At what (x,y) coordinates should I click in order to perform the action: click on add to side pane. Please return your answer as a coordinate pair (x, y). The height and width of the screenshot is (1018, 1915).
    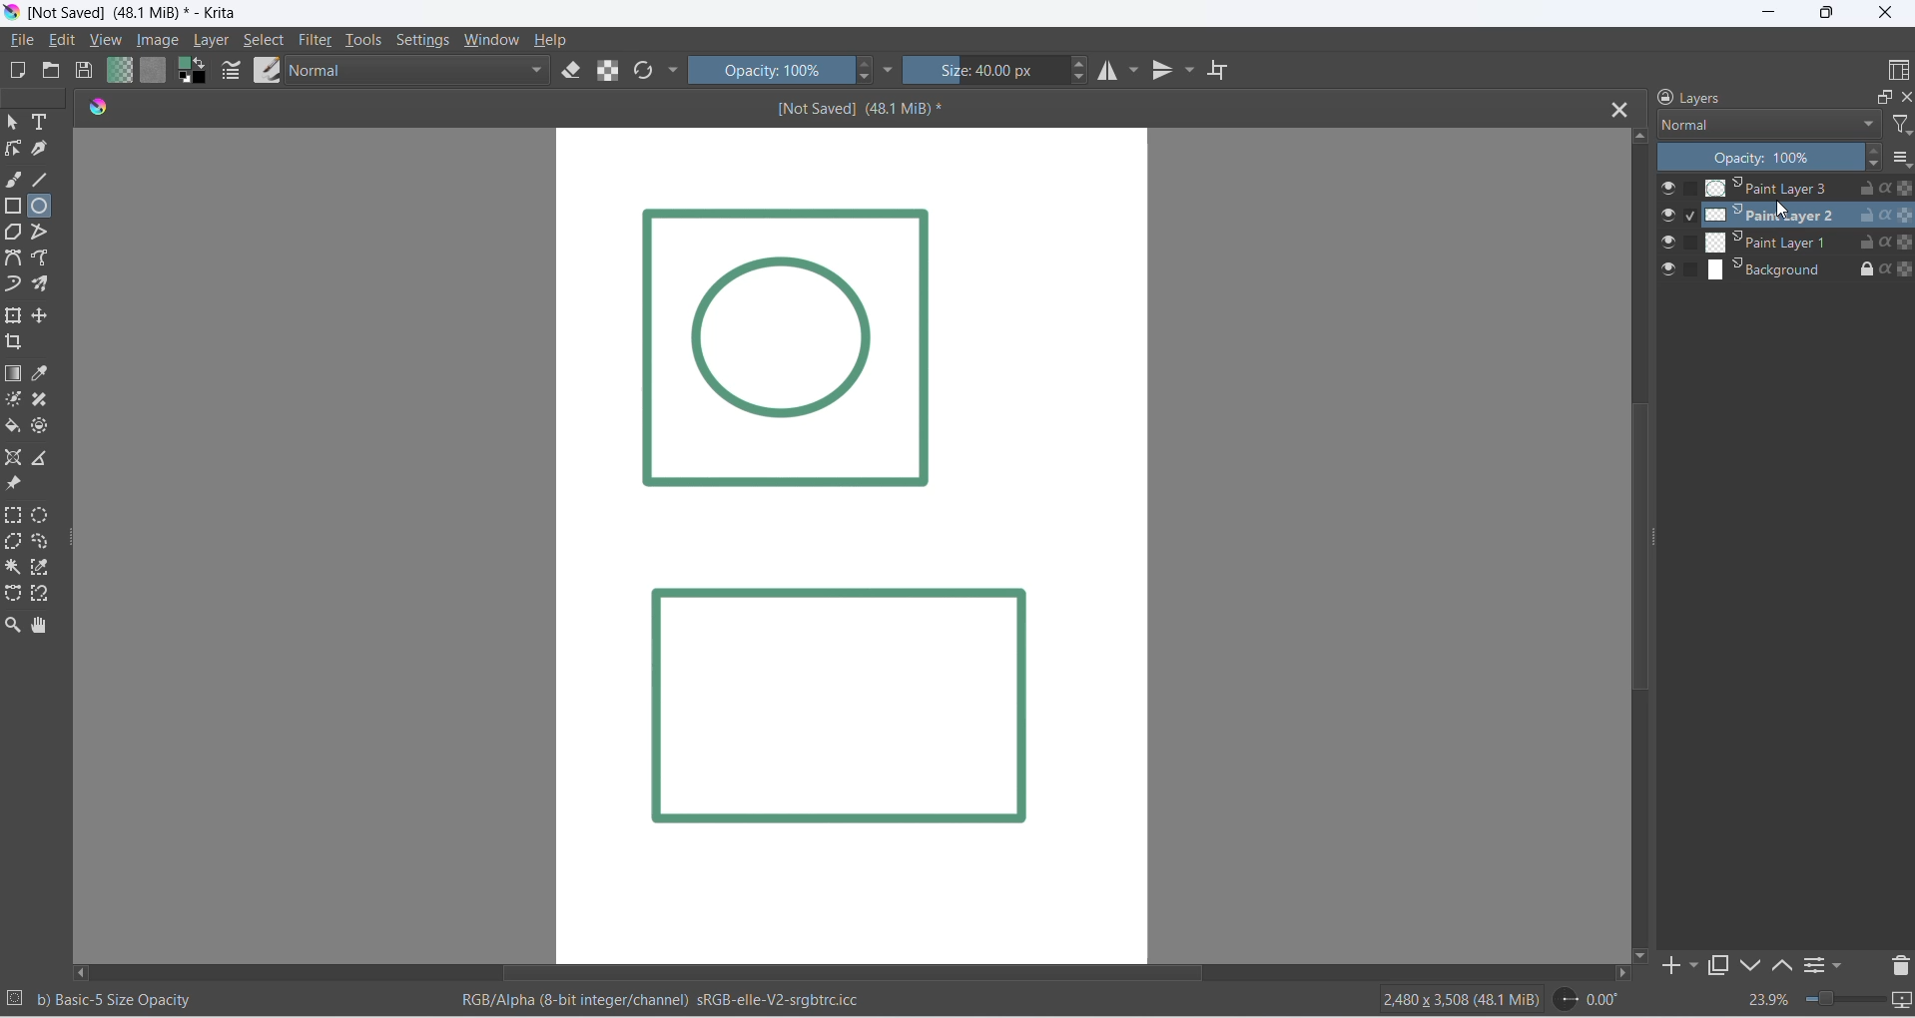
    Looking at the image, I should click on (1681, 965).